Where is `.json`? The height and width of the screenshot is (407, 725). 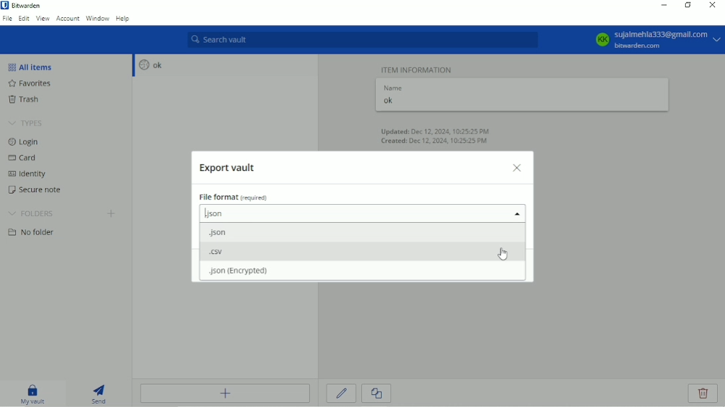
.json is located at coordinates (362, 214).